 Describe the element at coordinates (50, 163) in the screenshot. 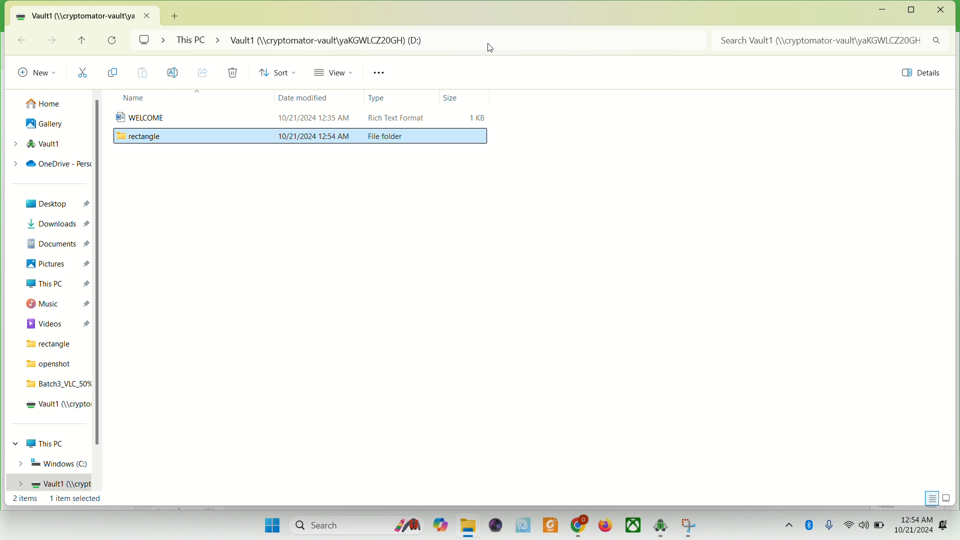

I see `onedrive-personal` at that location.